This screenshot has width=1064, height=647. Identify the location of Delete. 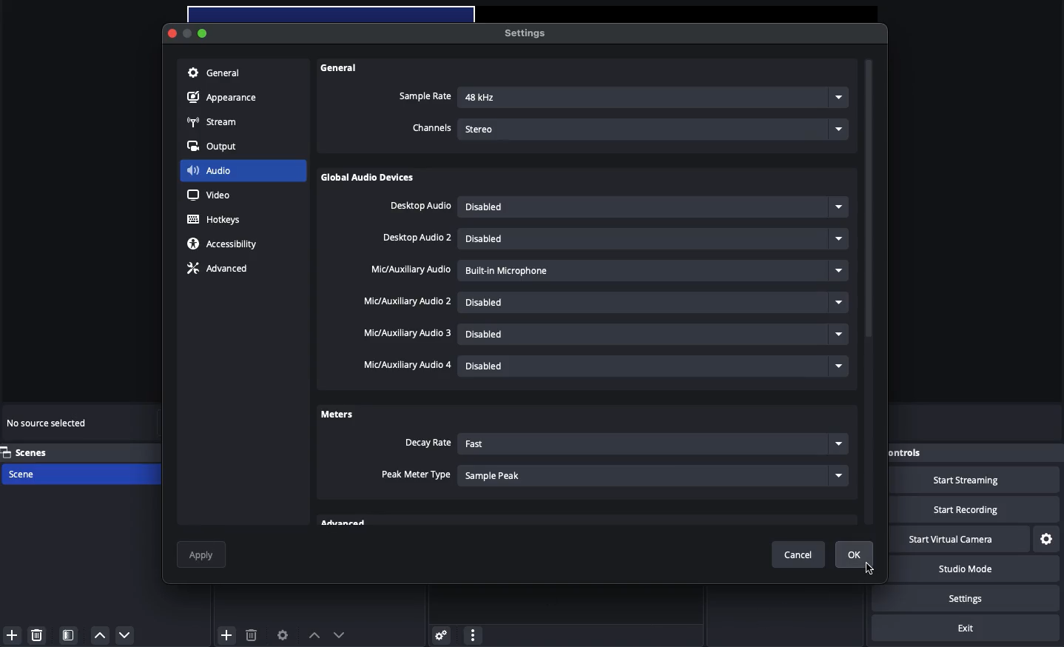
(38, 634).